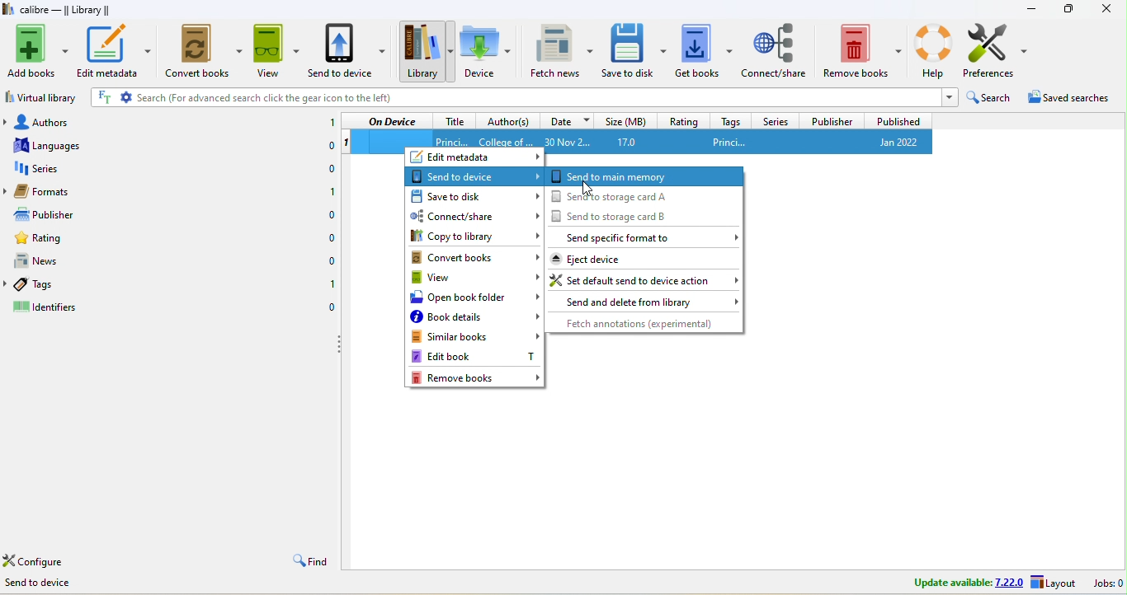  What do you see at coordinates (863, 49) in the screenshot?
I see `remove books` at bounding box center [863, 49].